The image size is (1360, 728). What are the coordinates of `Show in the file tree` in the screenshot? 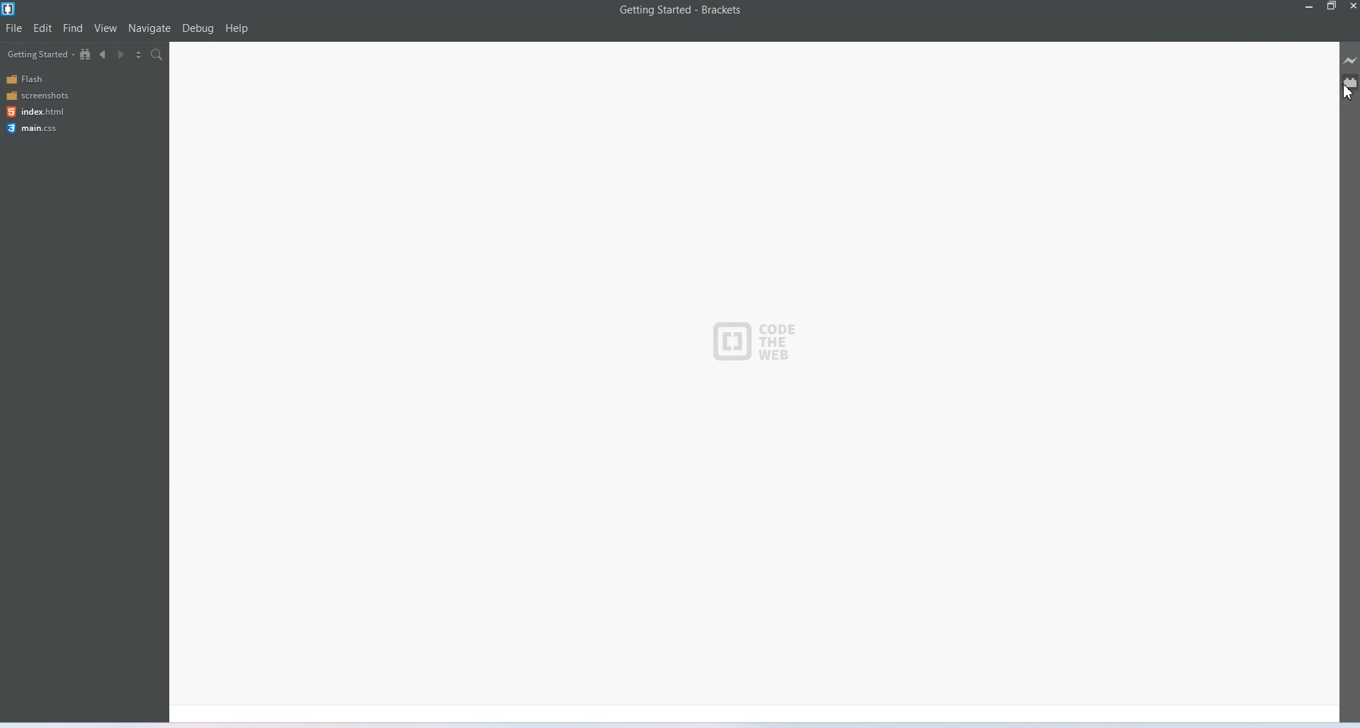 It's located at (86, 54).